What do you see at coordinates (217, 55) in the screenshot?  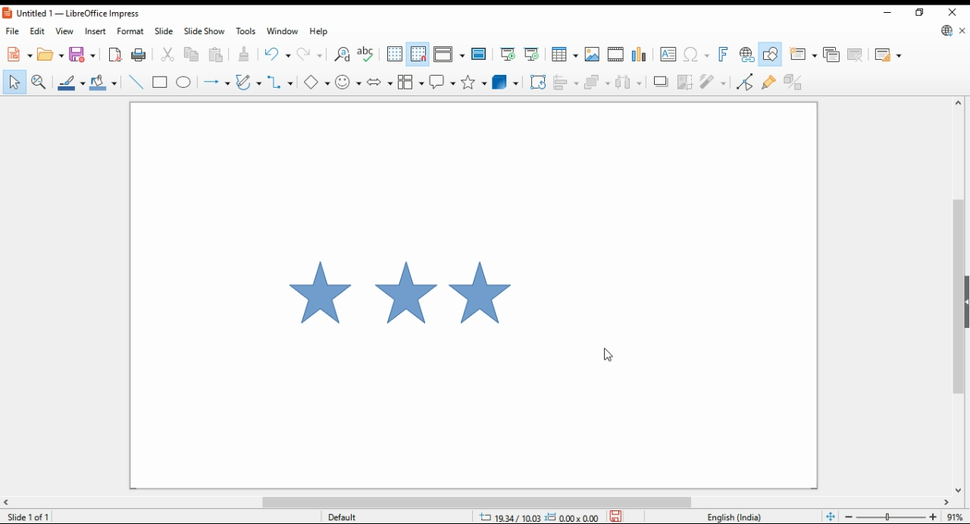 I see `paste` at bounding box center [217, 55].